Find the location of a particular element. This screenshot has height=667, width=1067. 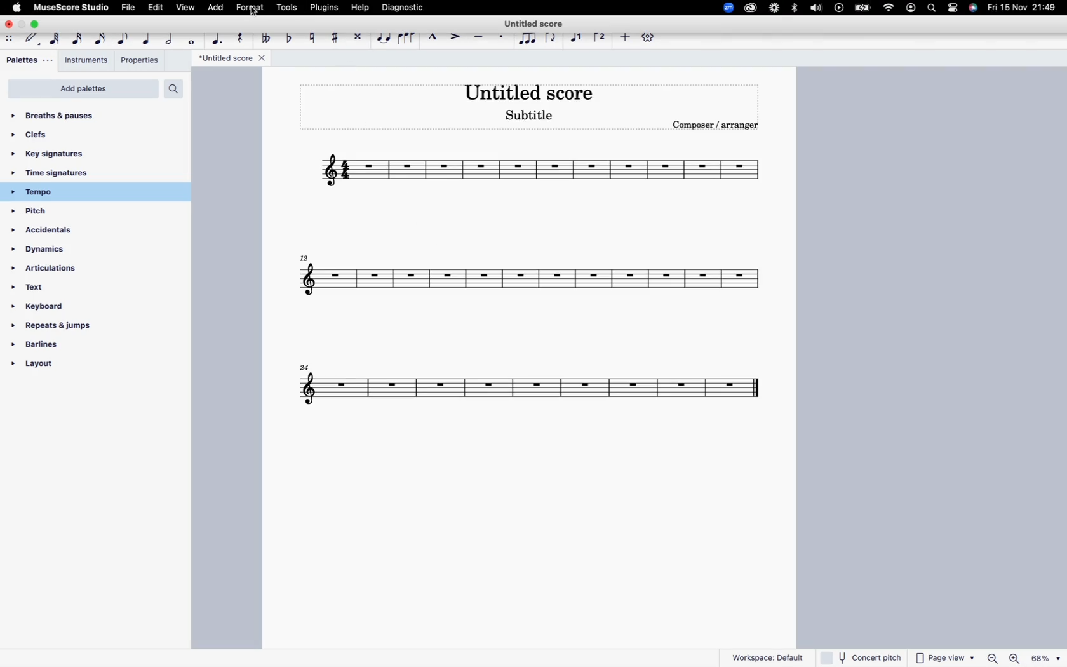

move is located at coordinates (10, 39).